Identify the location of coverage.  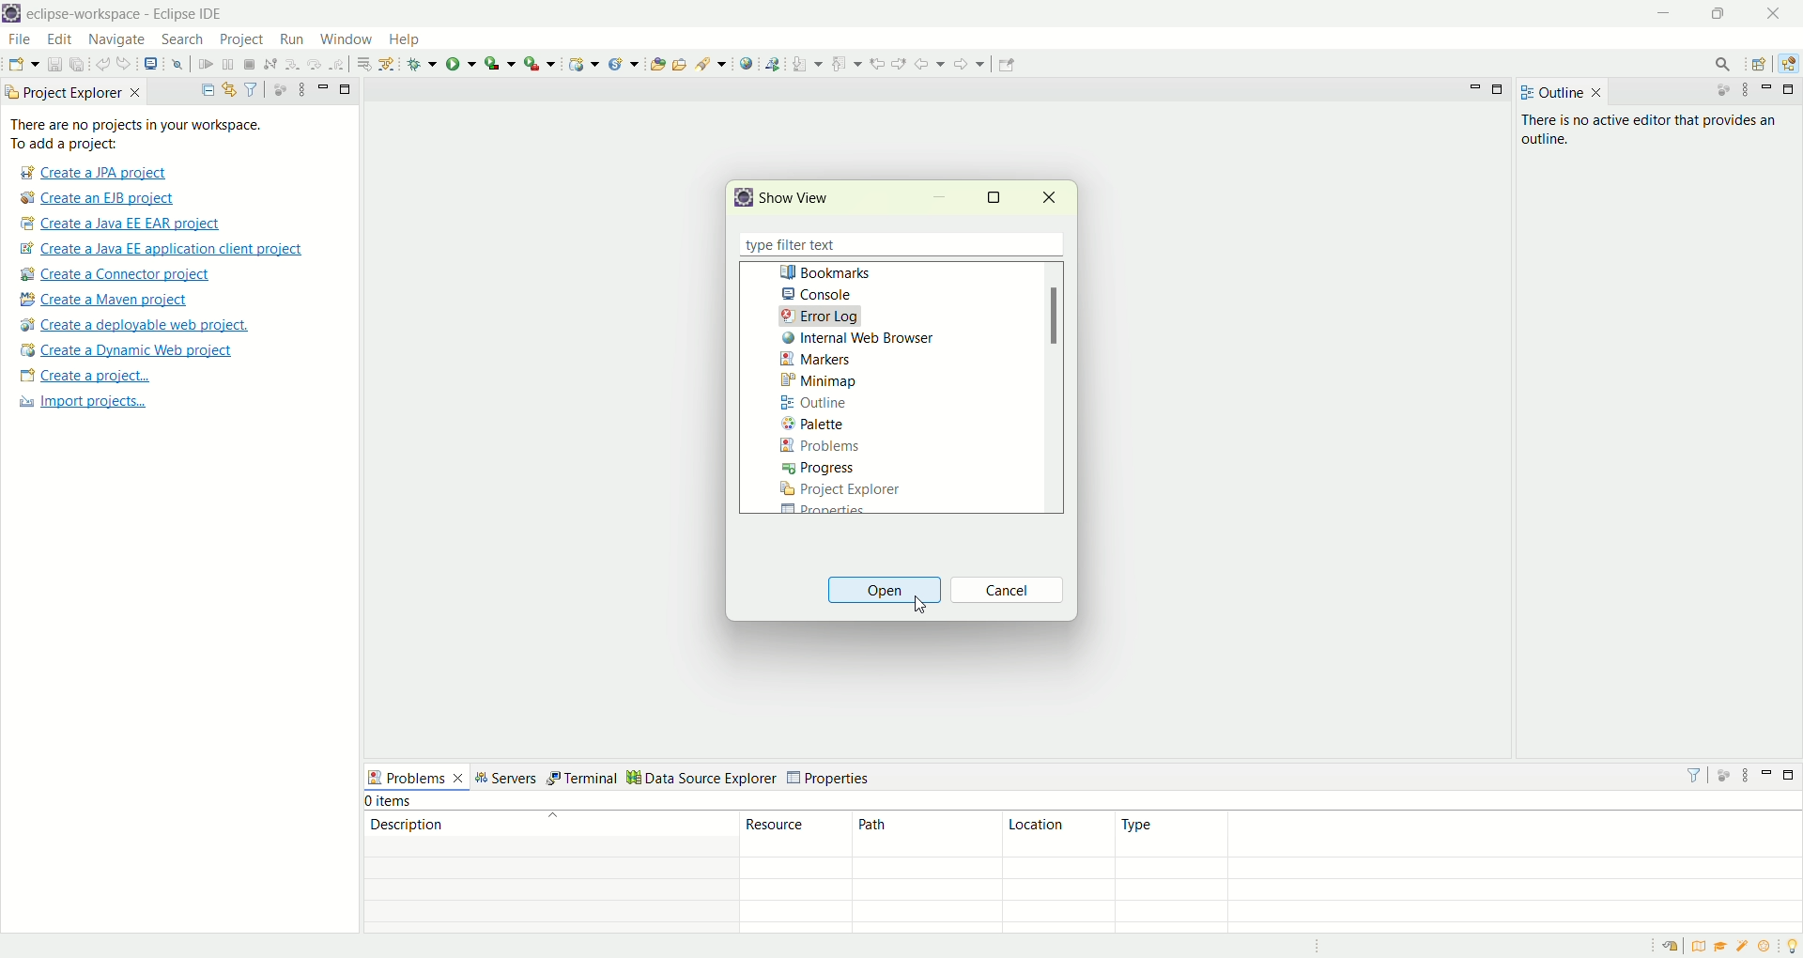
(499, 63).